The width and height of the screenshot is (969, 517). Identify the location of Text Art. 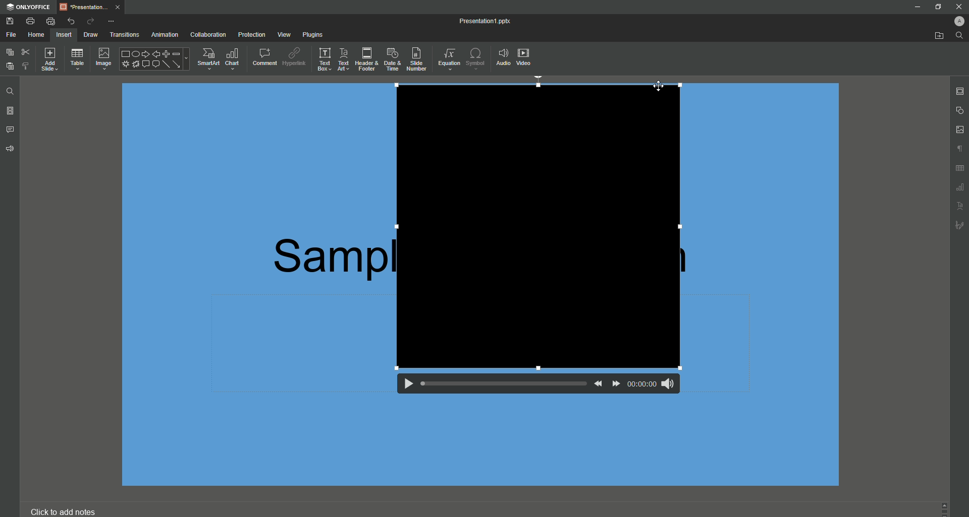
(343, 59).